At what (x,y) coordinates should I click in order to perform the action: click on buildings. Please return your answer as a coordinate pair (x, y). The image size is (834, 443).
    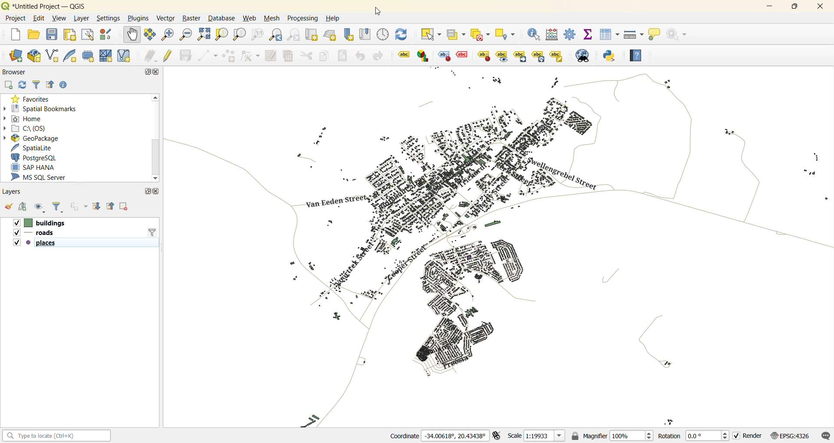
    Looking at the image, I should click on (39, 223).